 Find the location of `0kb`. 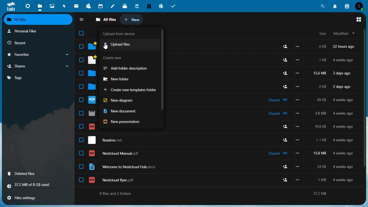

0kb is located at coordinates (321, 46).